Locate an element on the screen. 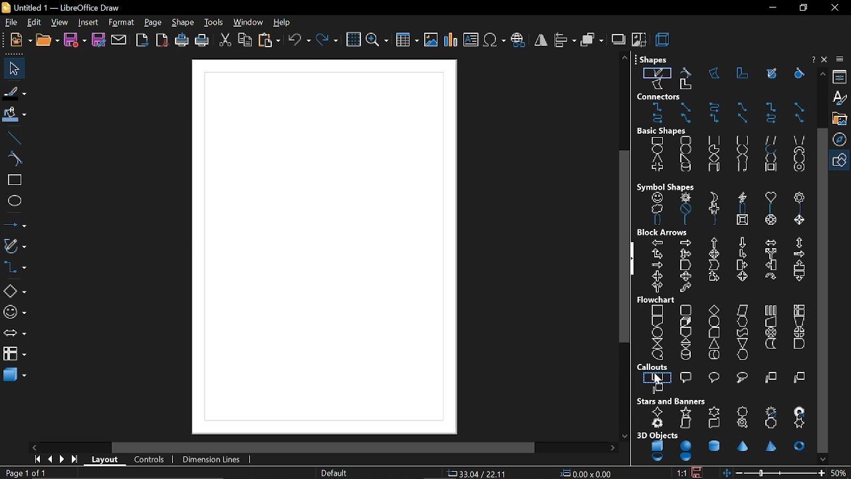 The height and width of the screenshot is (479, 851). down arrow callout is located at coordinates (798, 280).